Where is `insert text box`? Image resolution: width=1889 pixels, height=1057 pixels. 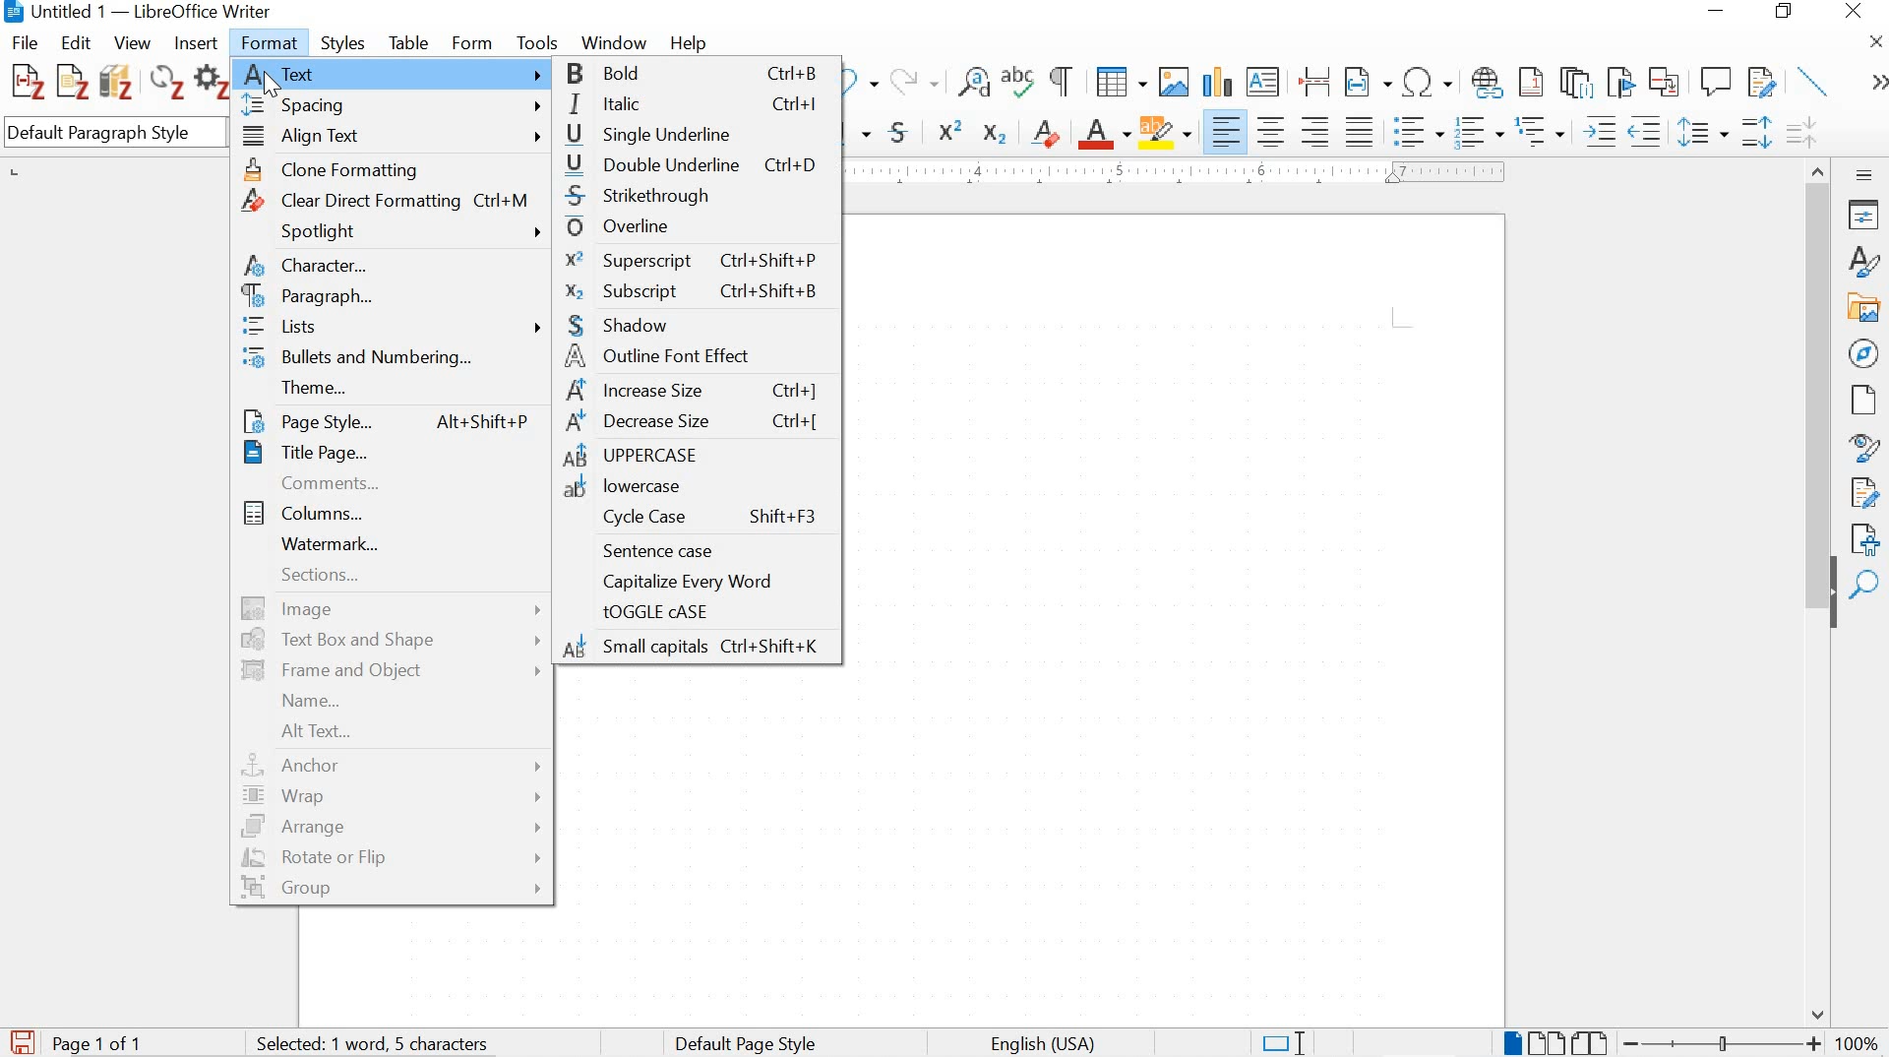 insert text box is located at coordinates (1263, 83).